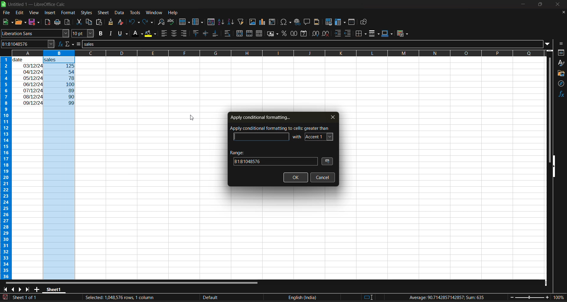 The height and width of the screenshot is (302, 567). Describe the element at coordinates (134, 23) in the screenshot. I see `undo` at that location.